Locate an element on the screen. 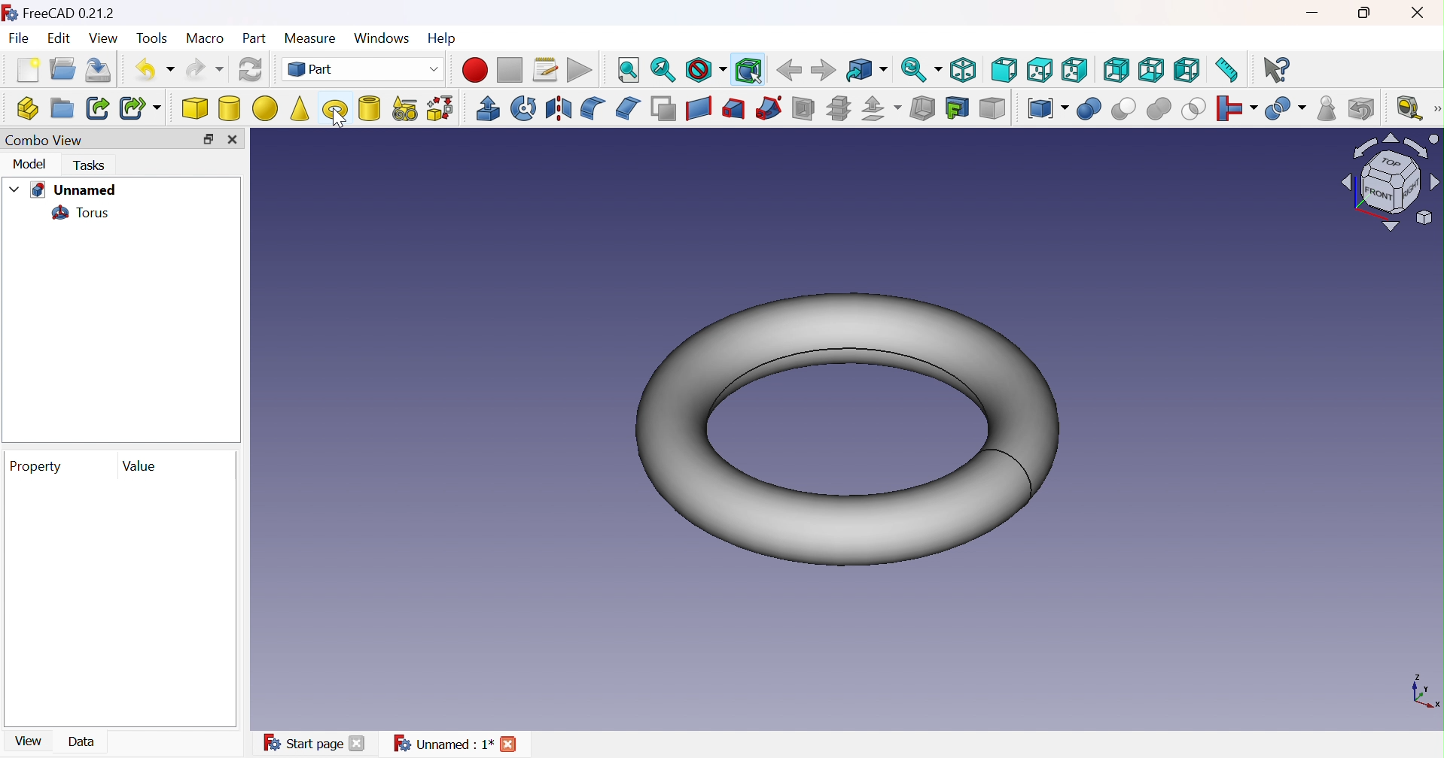  File is located at coordinates (20, 40).